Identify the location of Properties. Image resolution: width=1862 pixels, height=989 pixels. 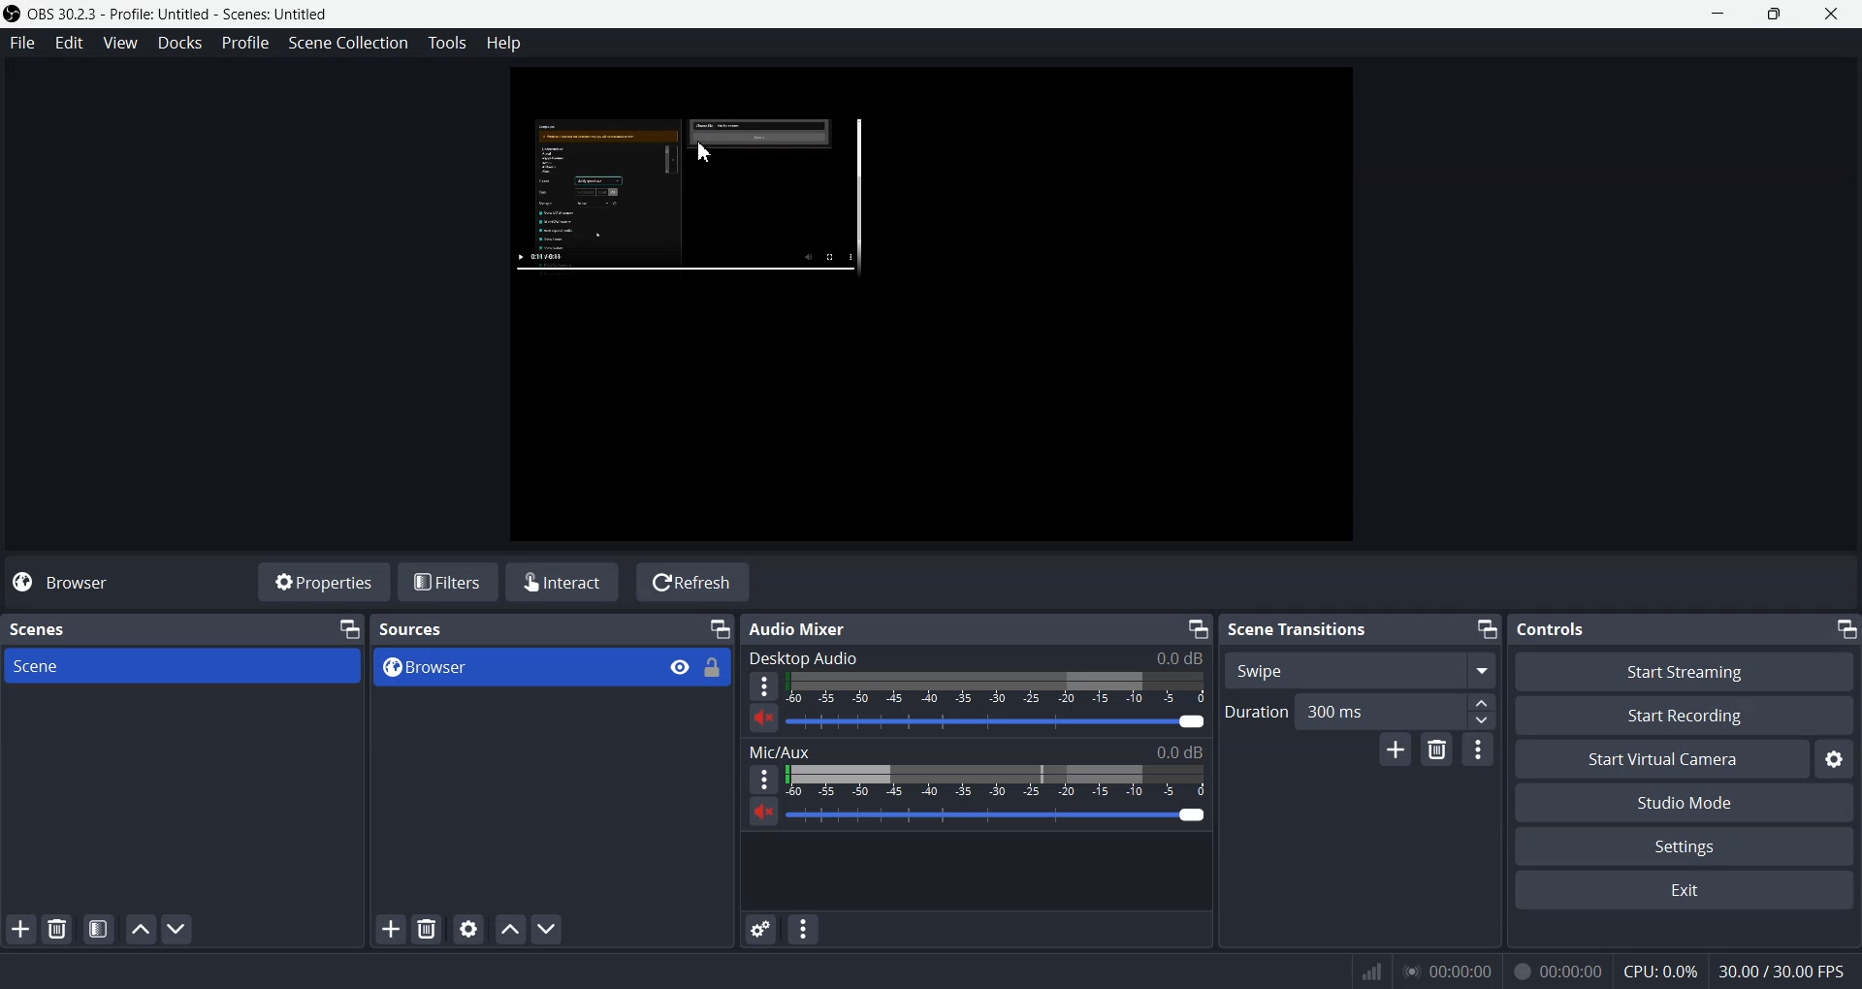
(321, 581).